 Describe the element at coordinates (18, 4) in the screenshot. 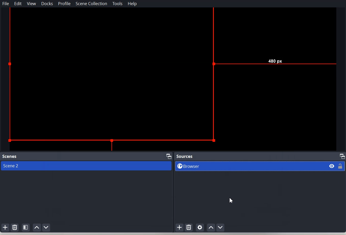

I see `Edit` at that location.